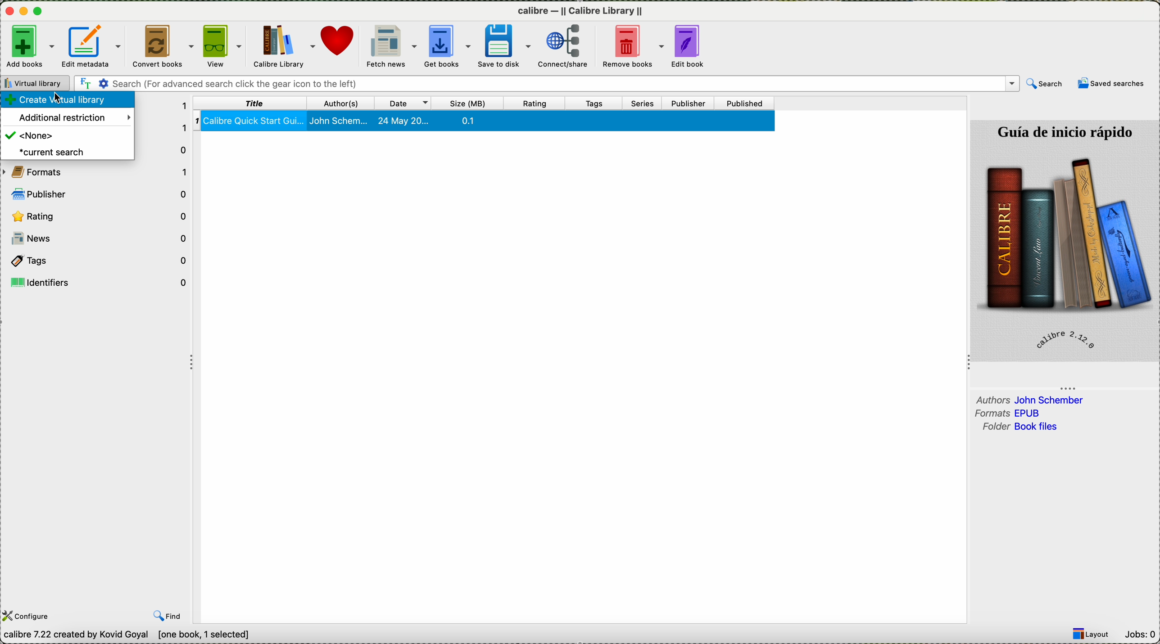 This screenshot has width=1160, height=644. I want to click on folder , so click(1018, 427).